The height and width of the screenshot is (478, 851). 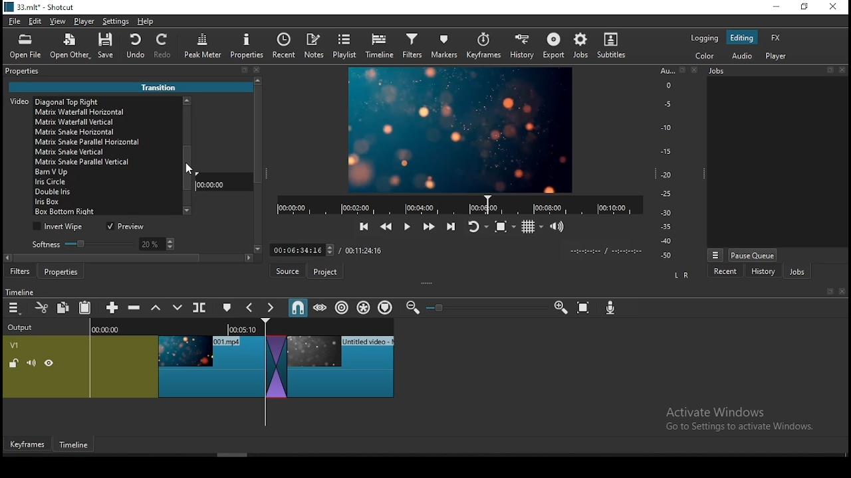 What do you see at coordinates (108, 48) in the screenshot?
I see `save` at bounding box center [108, 48].